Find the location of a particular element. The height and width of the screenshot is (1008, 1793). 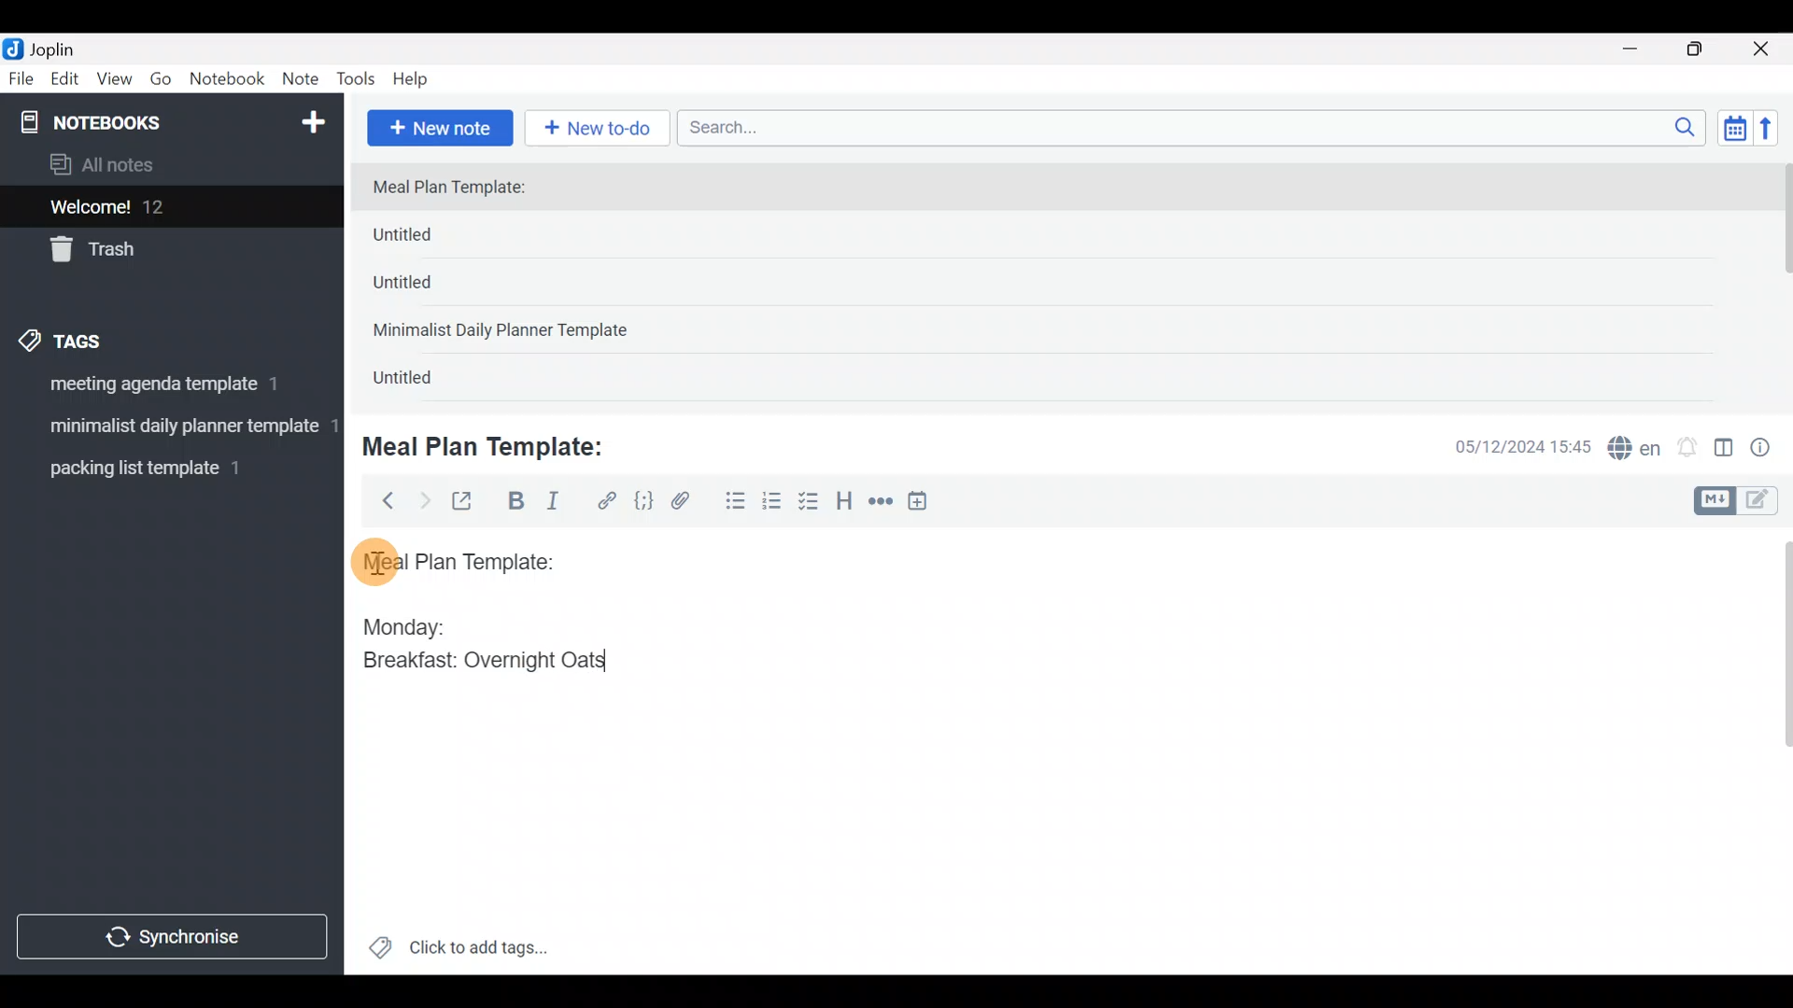

Meal plan template is located at coordinates (452, 559).